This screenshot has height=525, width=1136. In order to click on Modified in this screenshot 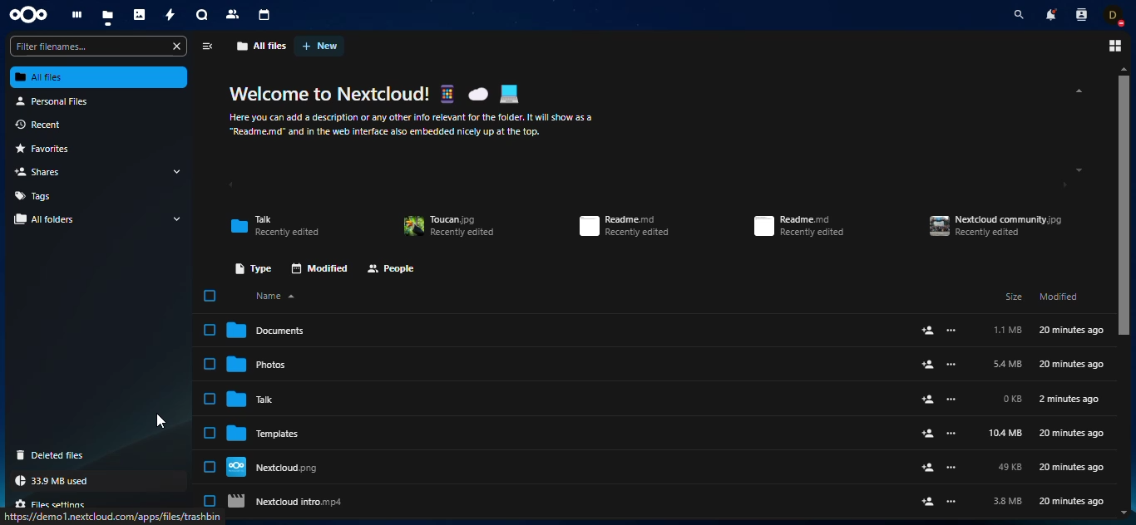, I will do `click(318, 267)`.